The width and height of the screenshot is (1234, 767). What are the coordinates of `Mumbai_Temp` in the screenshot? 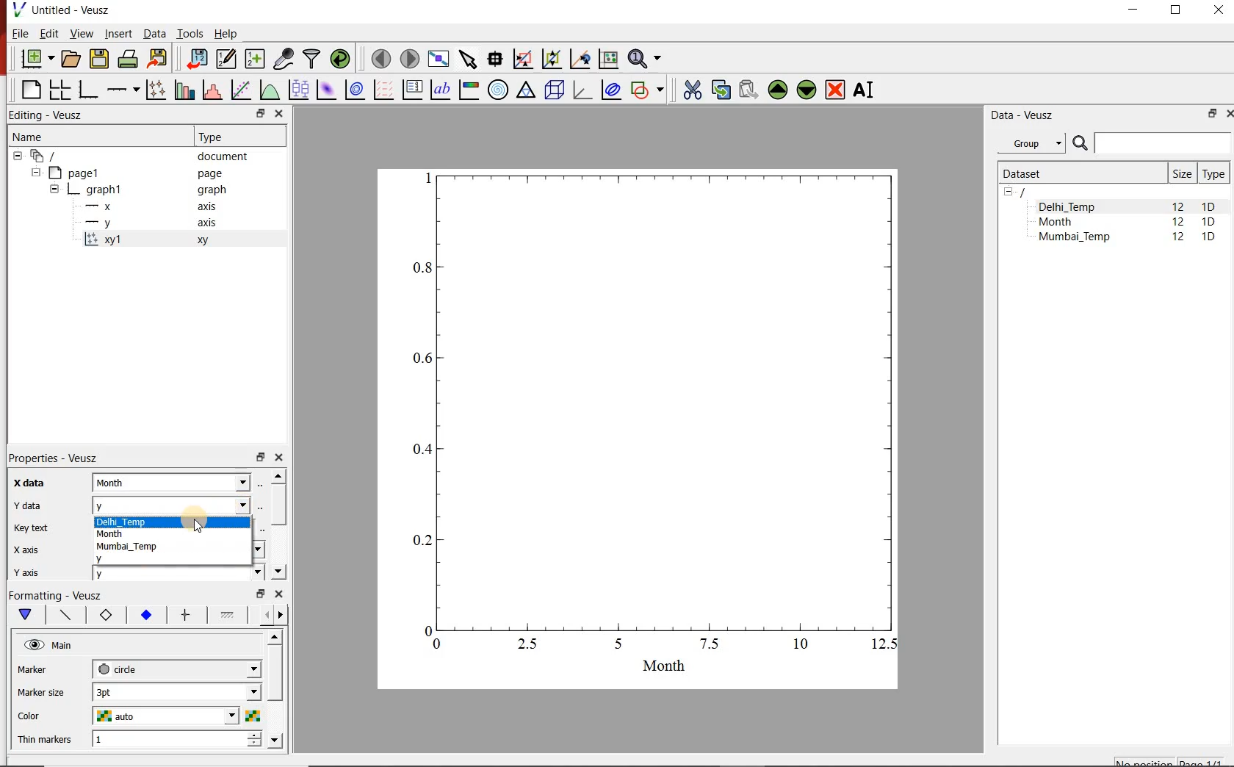 It's located at (129, 547).